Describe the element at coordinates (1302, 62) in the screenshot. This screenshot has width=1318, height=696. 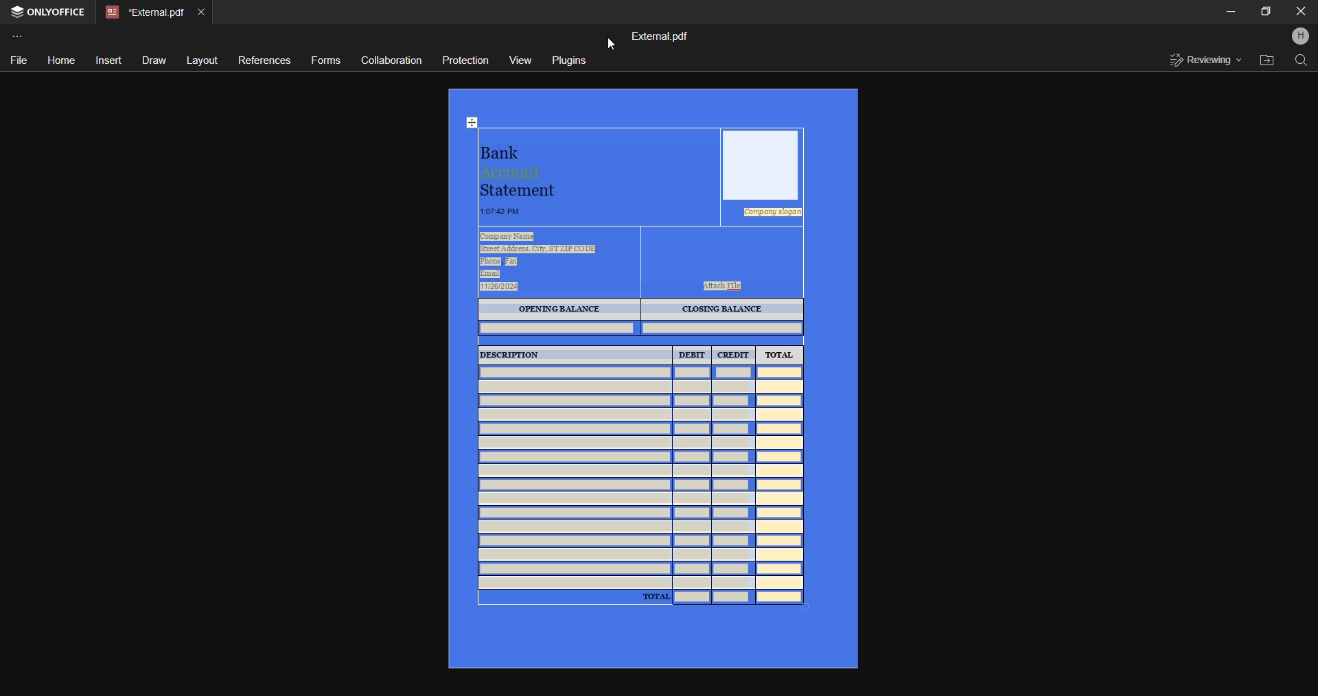
I see `Find` at that location.